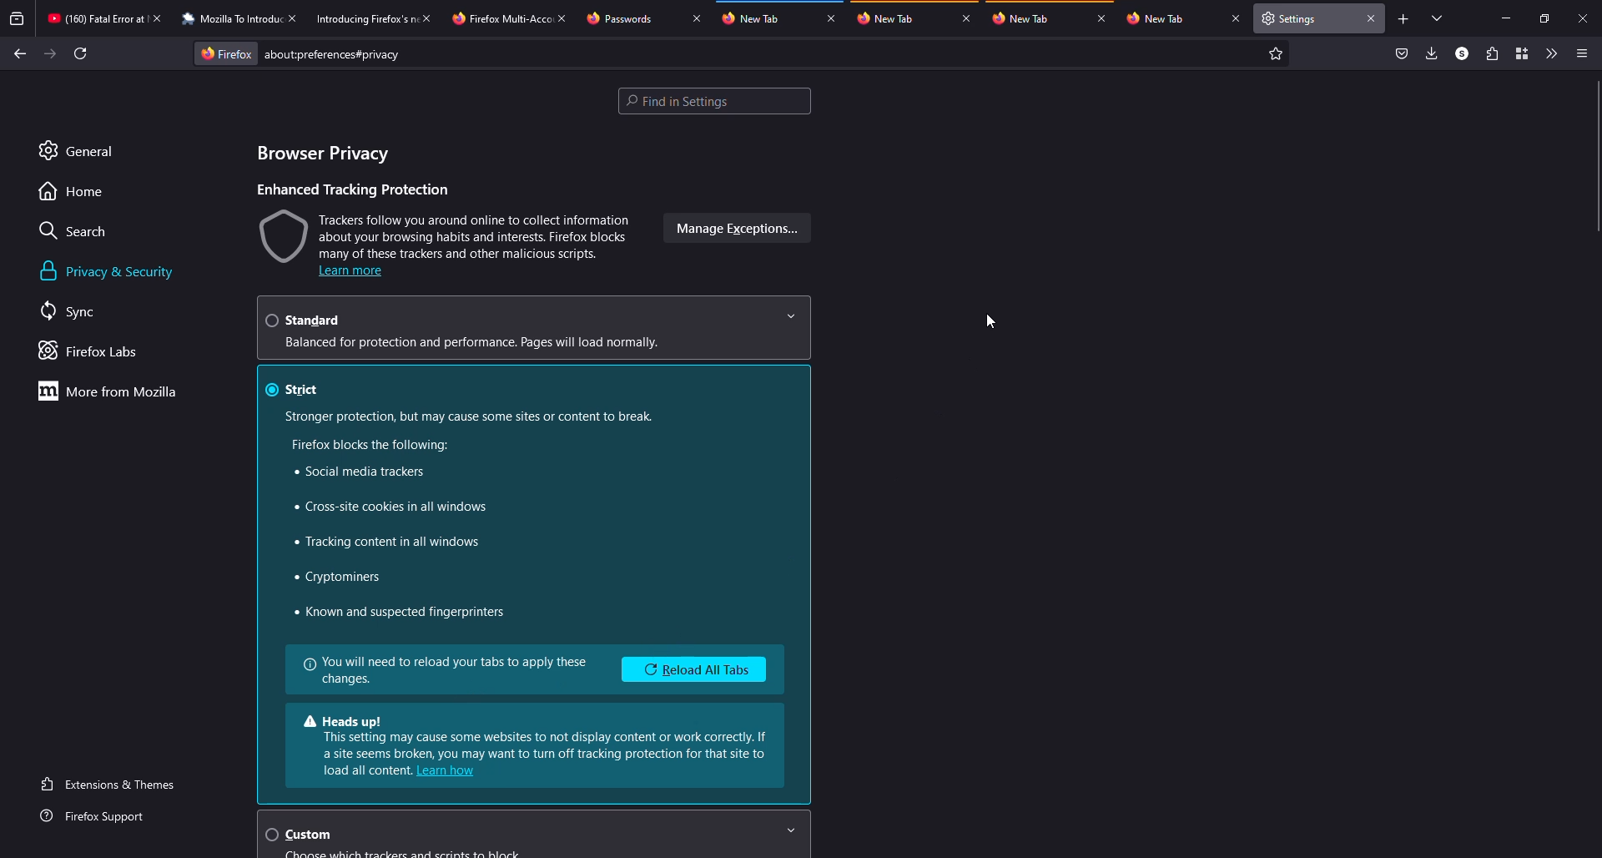 The width and height of the screenshot is (1602, 858). What do you see at coordinates (81, 53) in the screenshot?
I see `refresh` at bounding box center [81, 53].